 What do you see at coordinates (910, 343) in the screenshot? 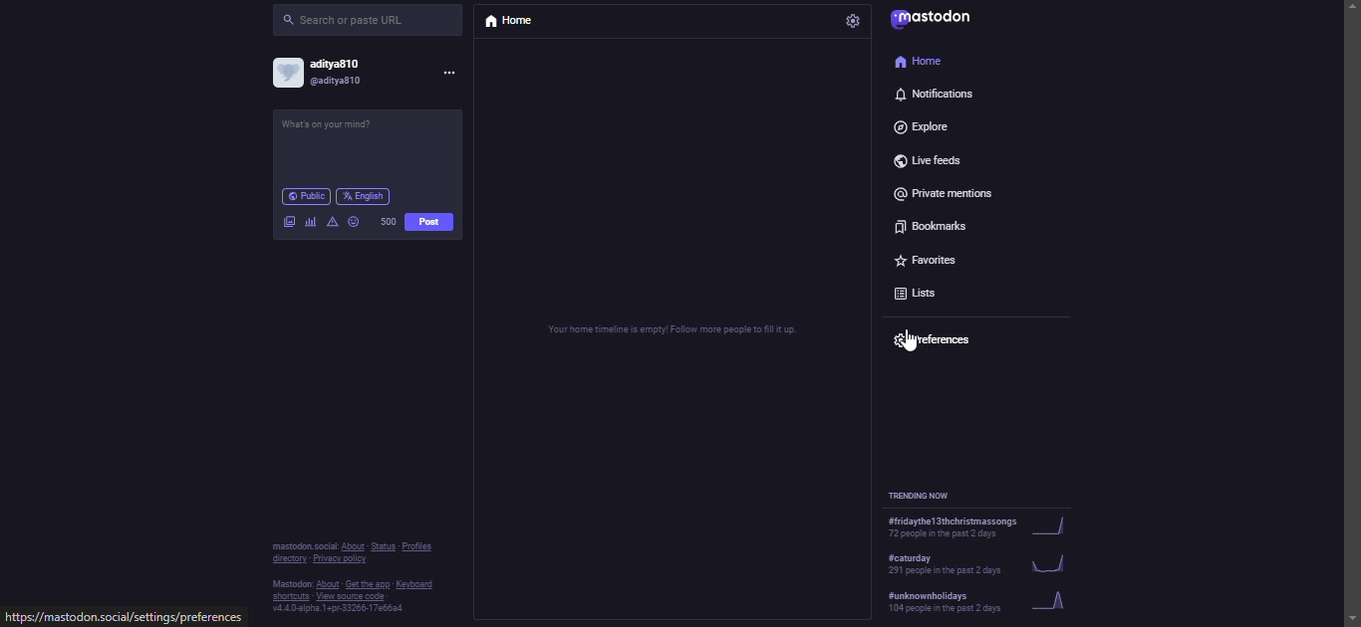
I see `cursor` at bounding box center [910, 343].